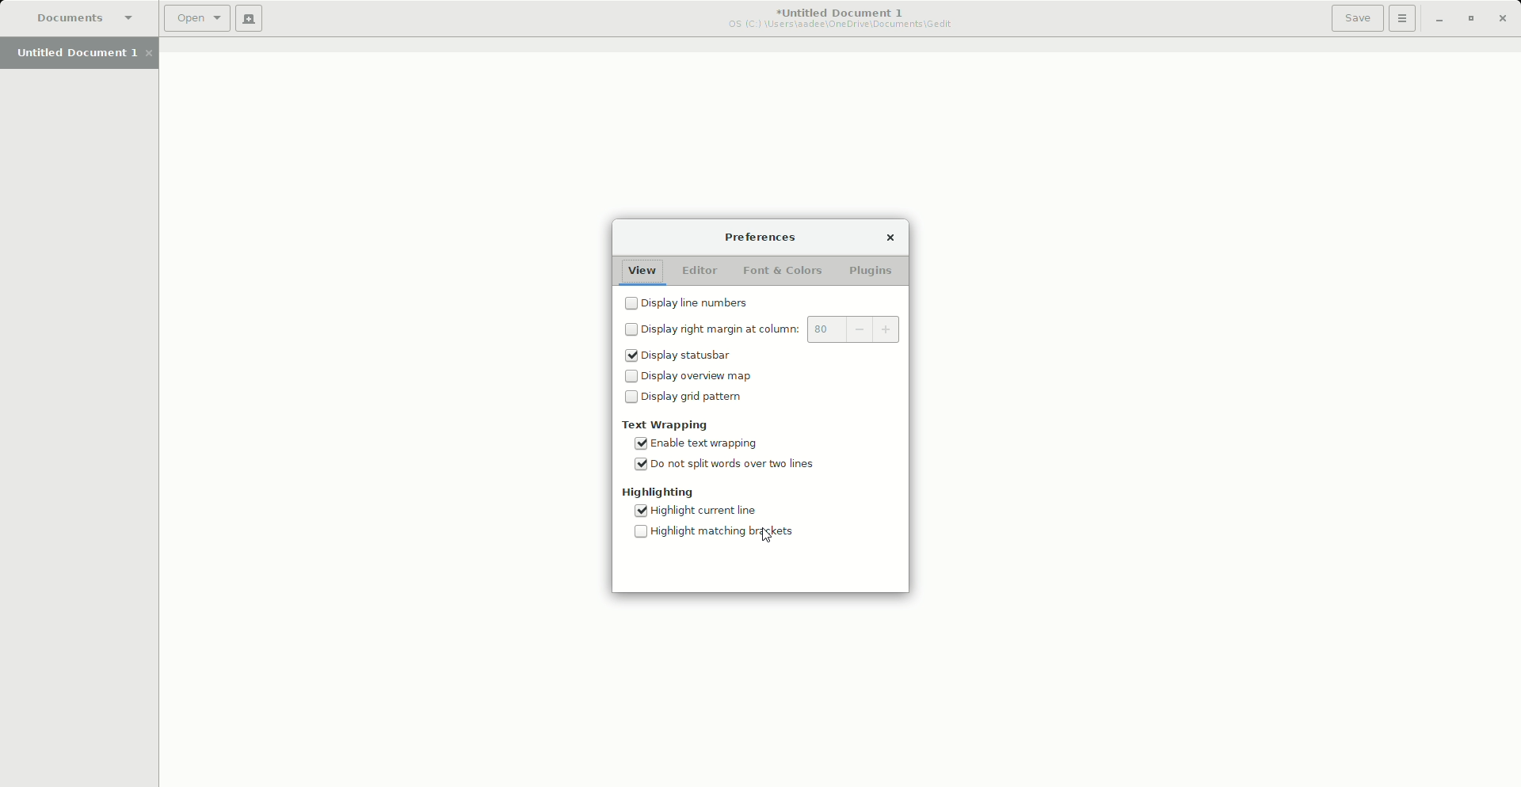  I want to click on Save, so click(1351, 18).